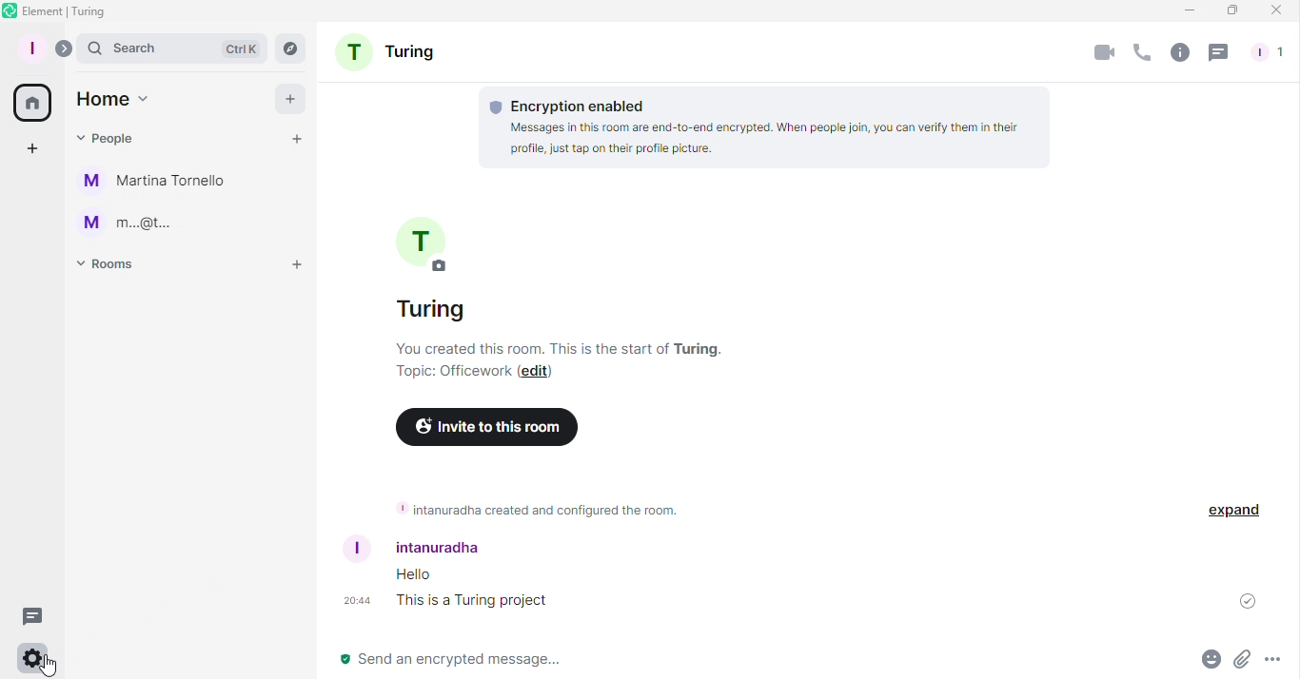 The image size is (1300, 679). I want to click on Quick settings, so click(30, 658).